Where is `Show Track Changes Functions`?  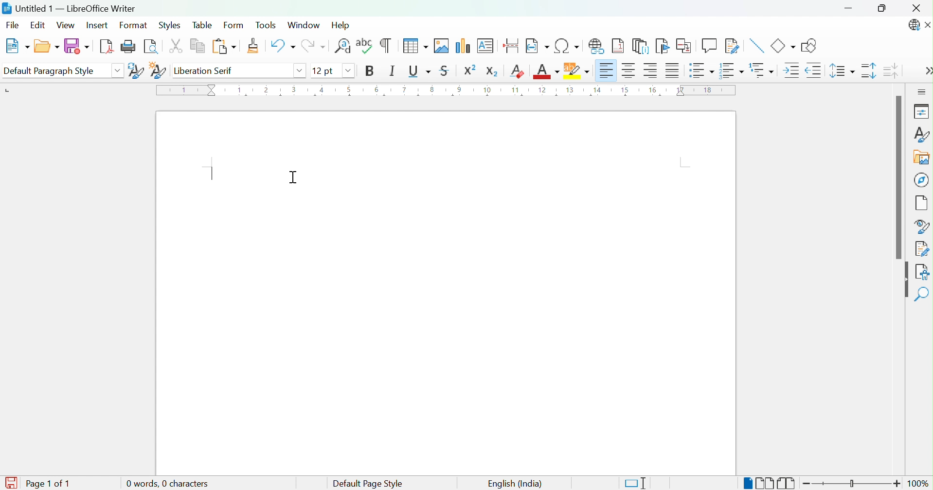
Show Track Changes Functions is located at coordinates (733, 46).